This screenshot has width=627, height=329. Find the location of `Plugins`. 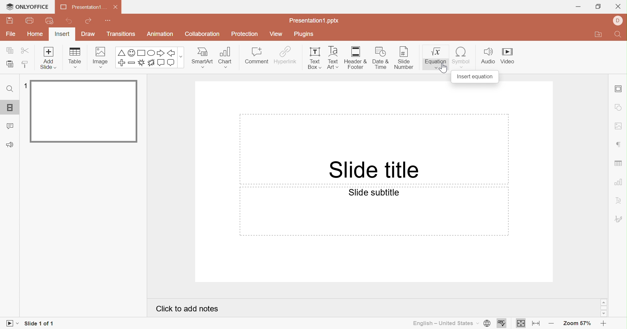

Plugins is located at coordinates (303, 35).